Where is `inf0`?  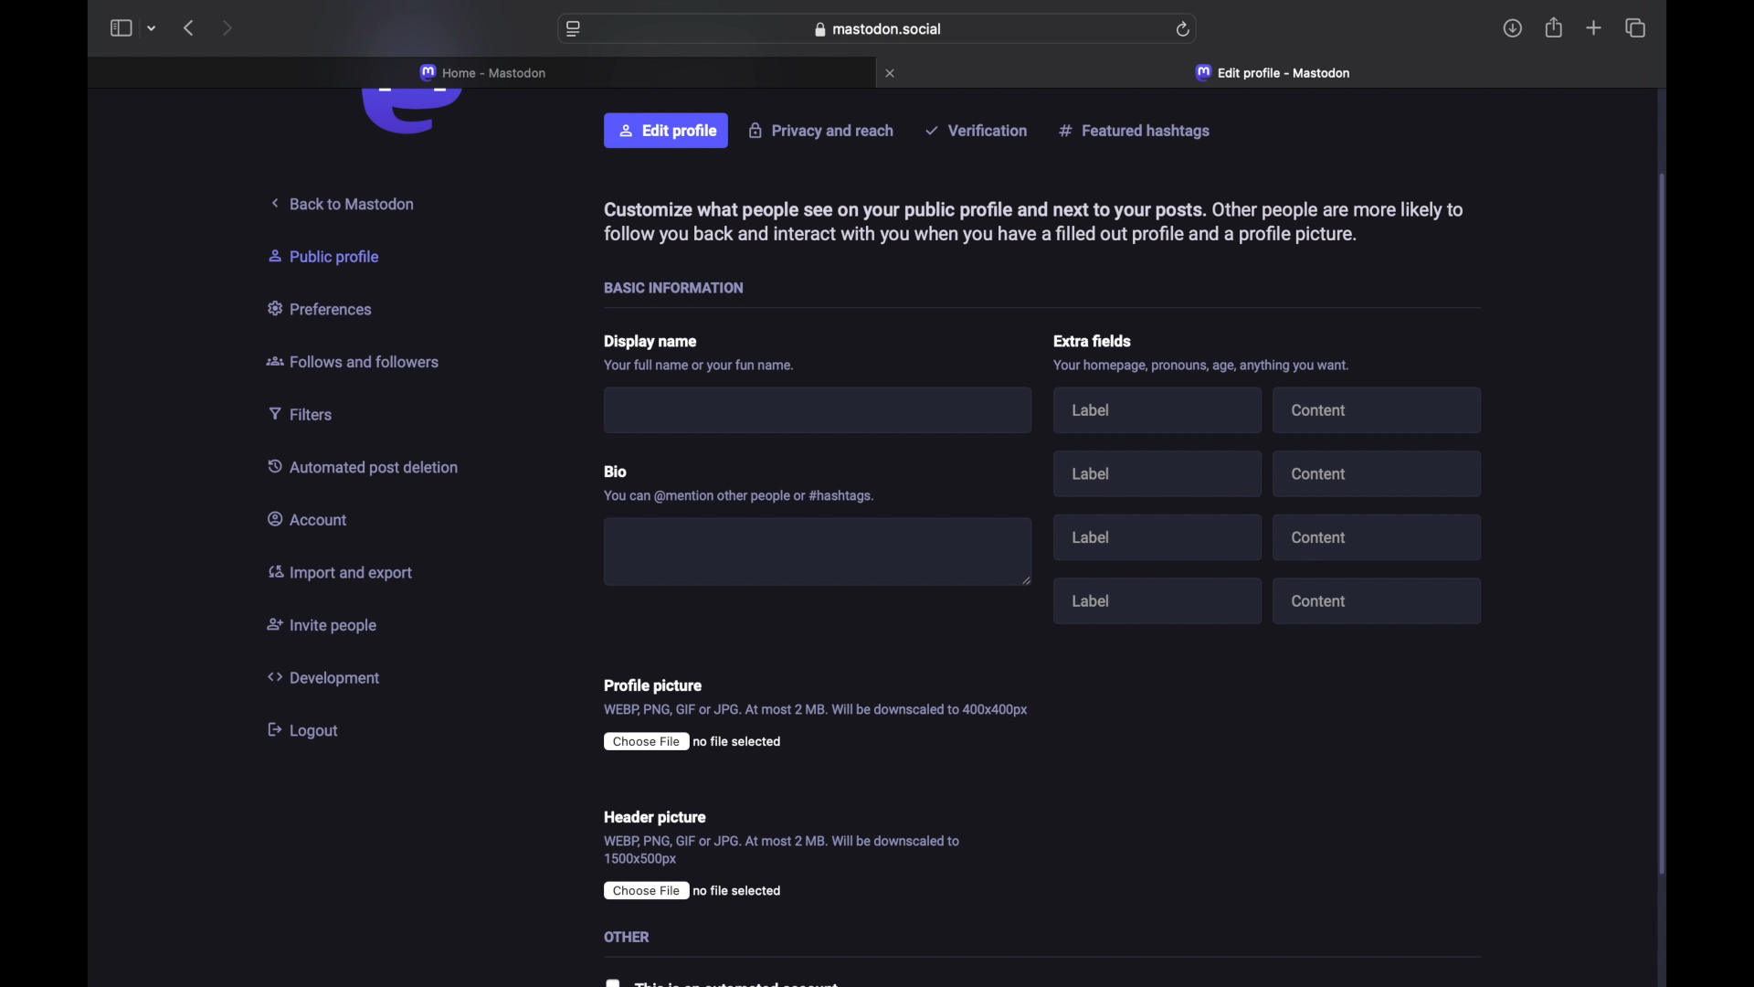 inf0 is located at coordinates (1197, 365).